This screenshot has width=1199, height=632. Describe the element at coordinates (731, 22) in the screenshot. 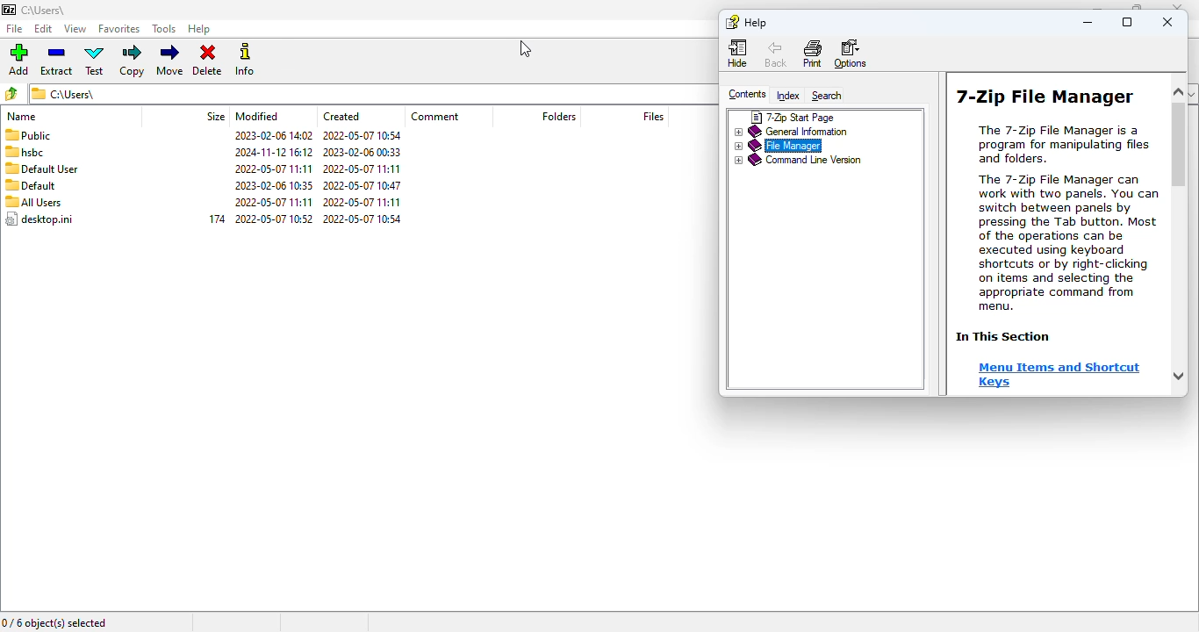

I see `help logo` at that location.